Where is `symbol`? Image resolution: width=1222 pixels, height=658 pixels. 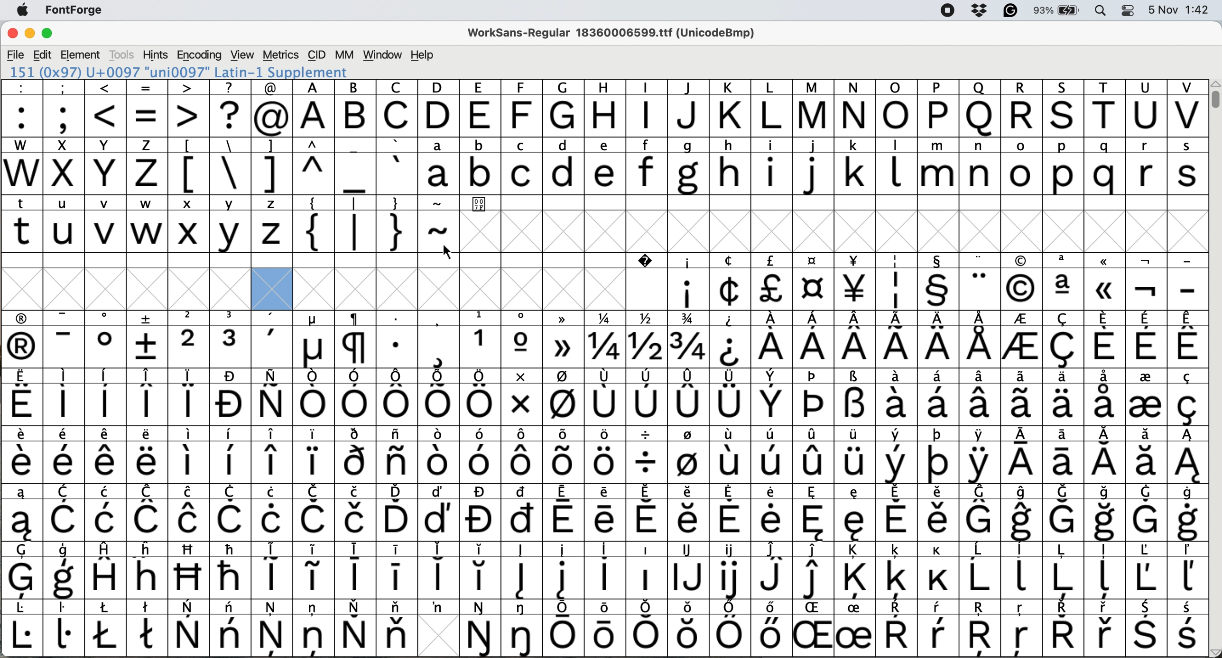
symbol is located at coordinates (188, 512).